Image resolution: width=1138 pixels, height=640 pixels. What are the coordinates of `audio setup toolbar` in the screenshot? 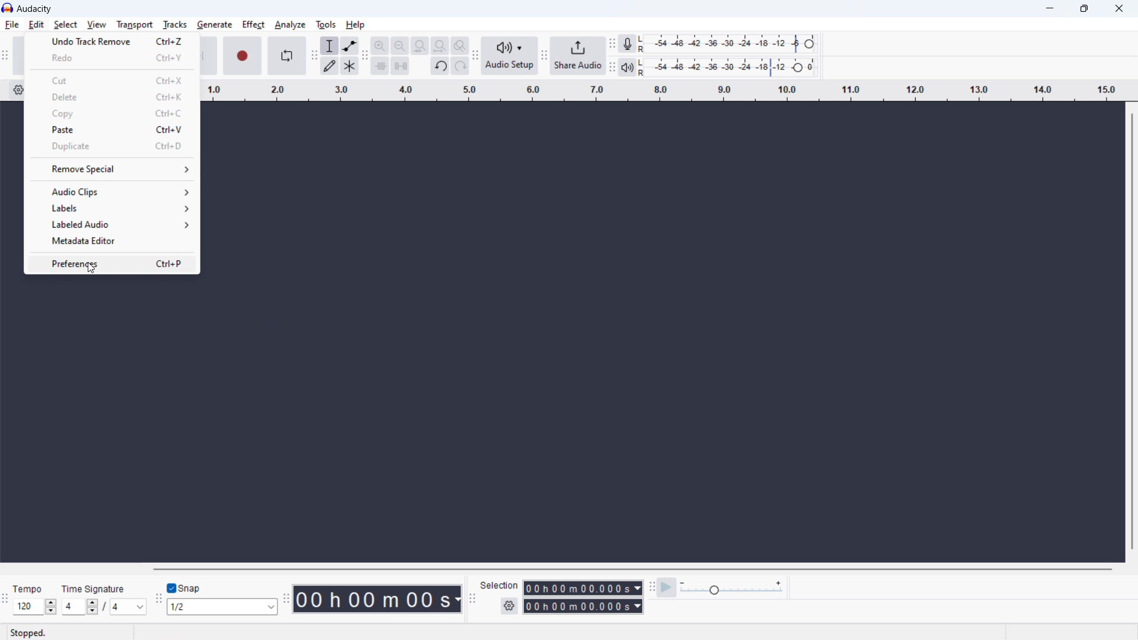 It's located at (476, 56).